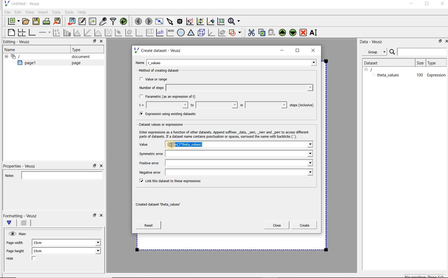 The width and height of the screenshot is (448, 278). I want to click on hide sub menu, so click(5, 56).